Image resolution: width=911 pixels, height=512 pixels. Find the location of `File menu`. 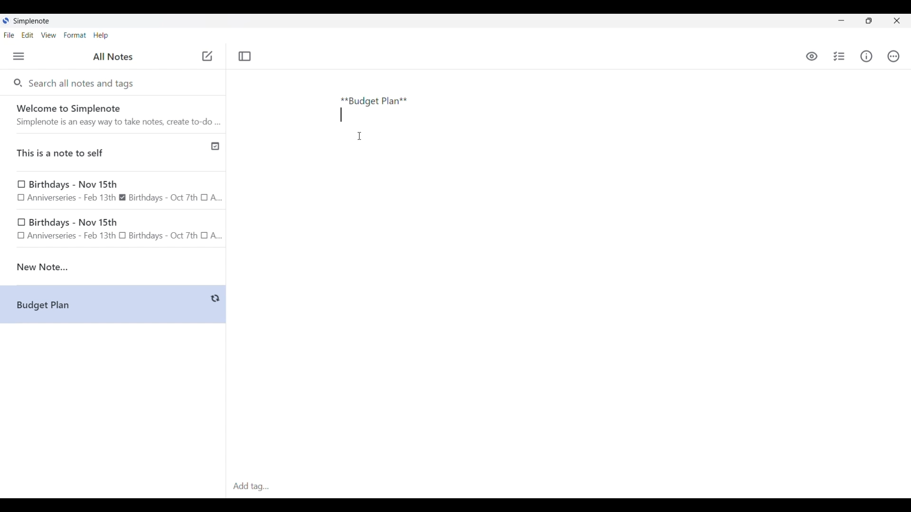

File menu is located at coordinates (9, 35).